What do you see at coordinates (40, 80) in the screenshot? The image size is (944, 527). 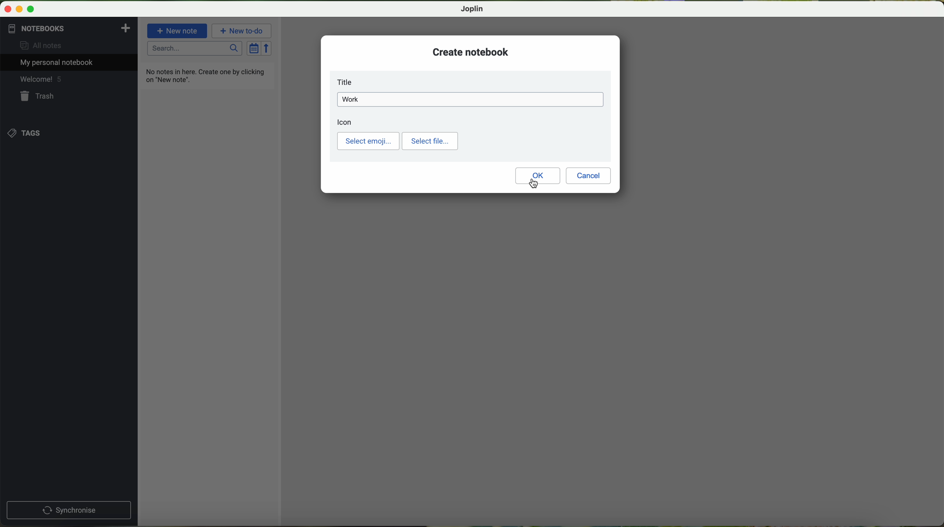 I see `welcome! 5` at bounding box center [40, 80].